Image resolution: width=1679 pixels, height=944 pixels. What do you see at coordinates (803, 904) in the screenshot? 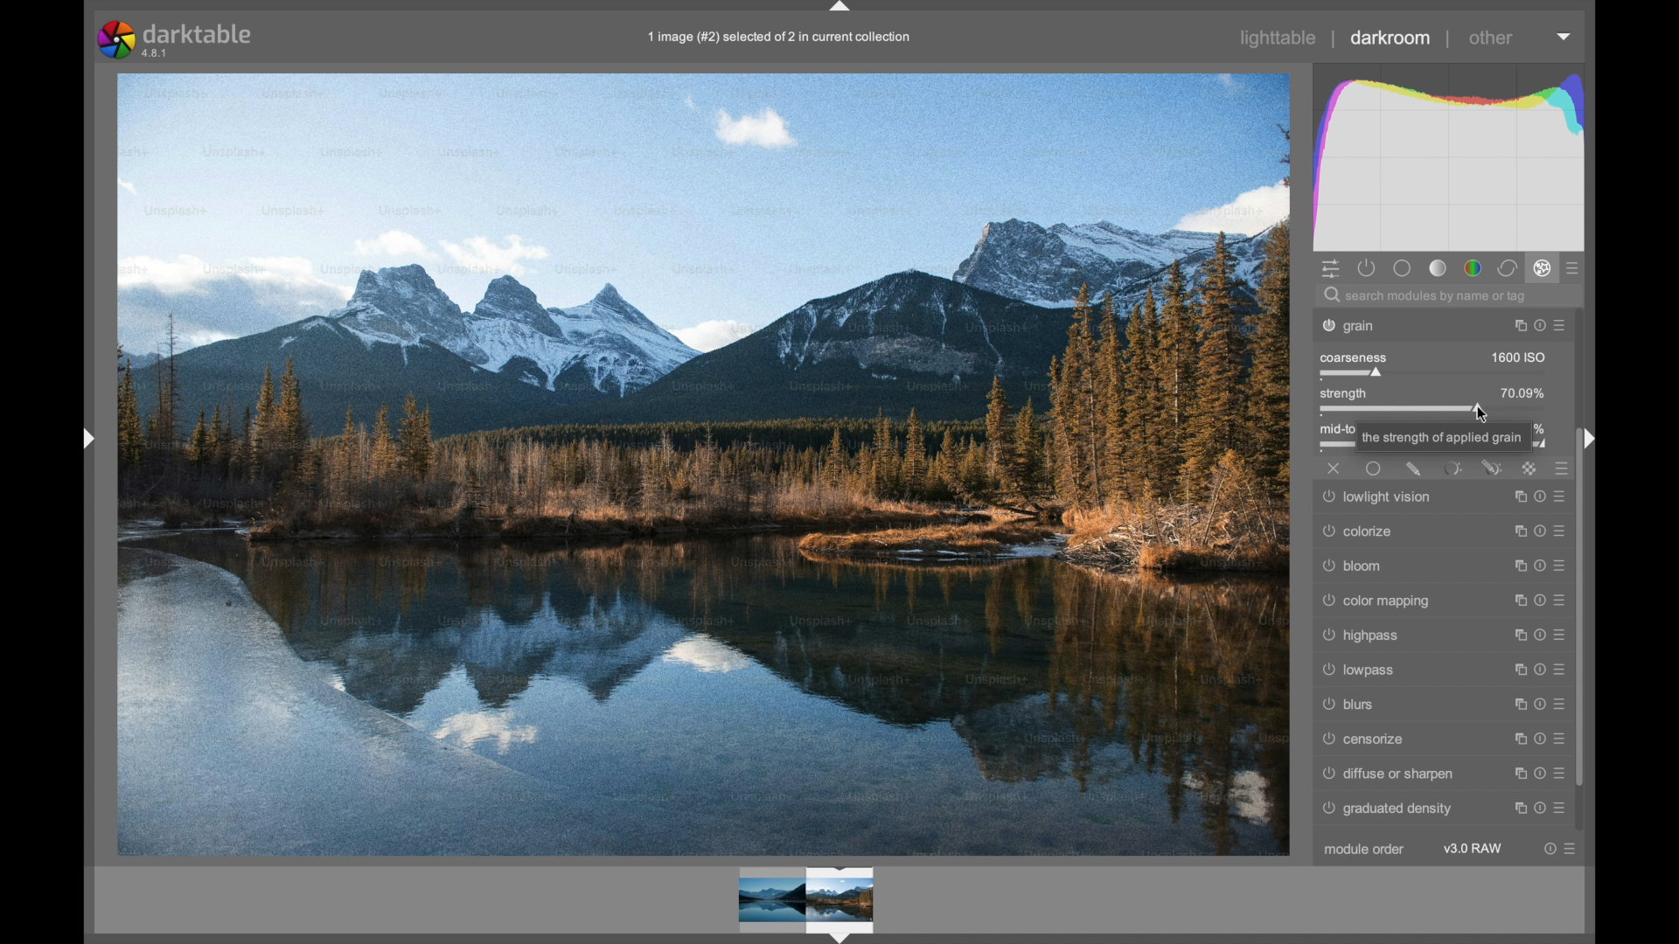
I see `Video preview` at bounding box center [803, 904].